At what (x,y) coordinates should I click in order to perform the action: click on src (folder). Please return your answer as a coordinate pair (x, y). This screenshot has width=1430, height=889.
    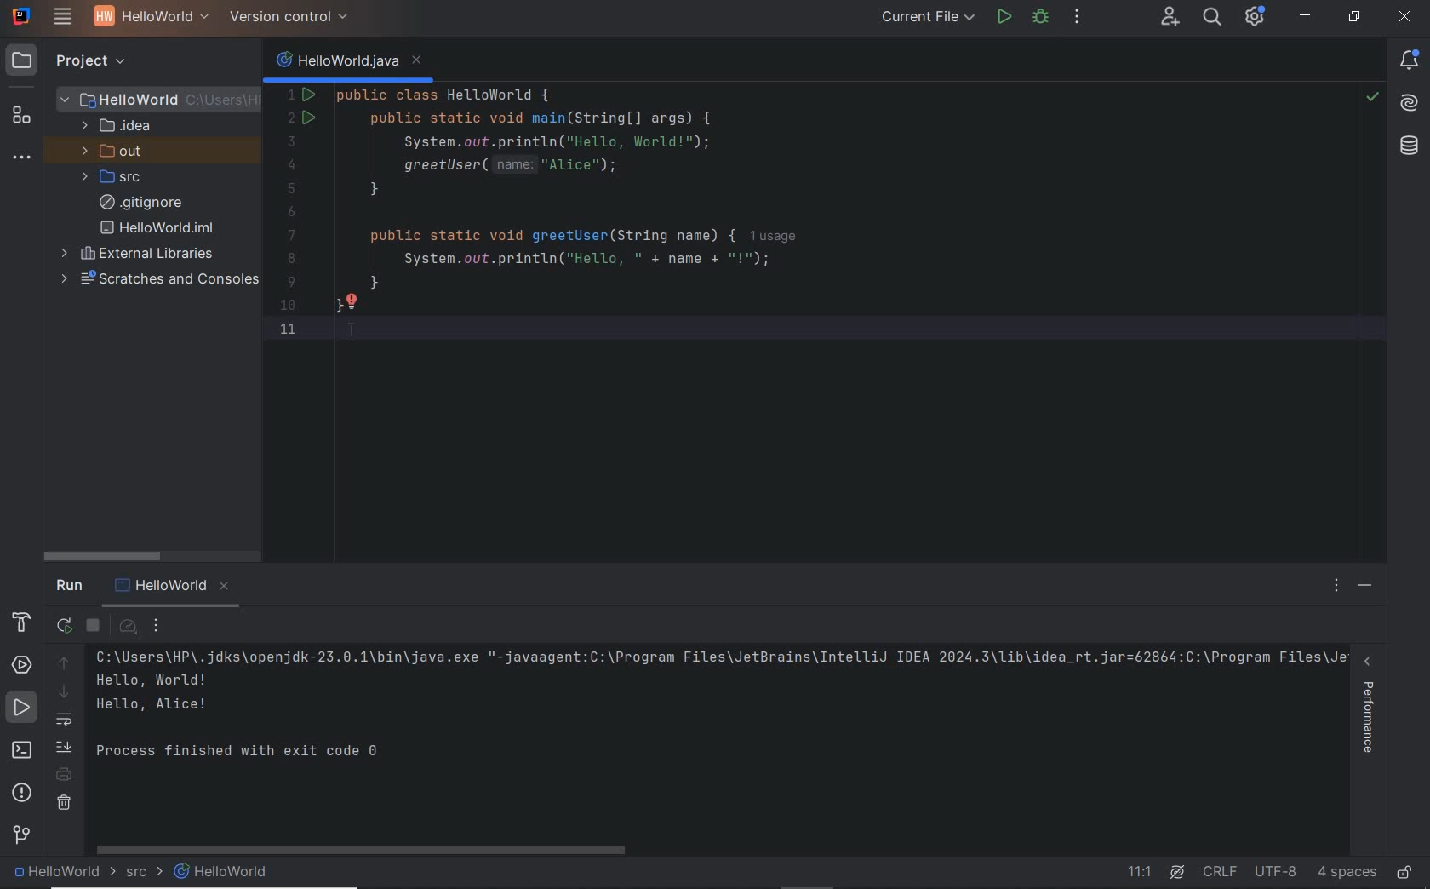
    Looking at the image, I should click on (113, 177).